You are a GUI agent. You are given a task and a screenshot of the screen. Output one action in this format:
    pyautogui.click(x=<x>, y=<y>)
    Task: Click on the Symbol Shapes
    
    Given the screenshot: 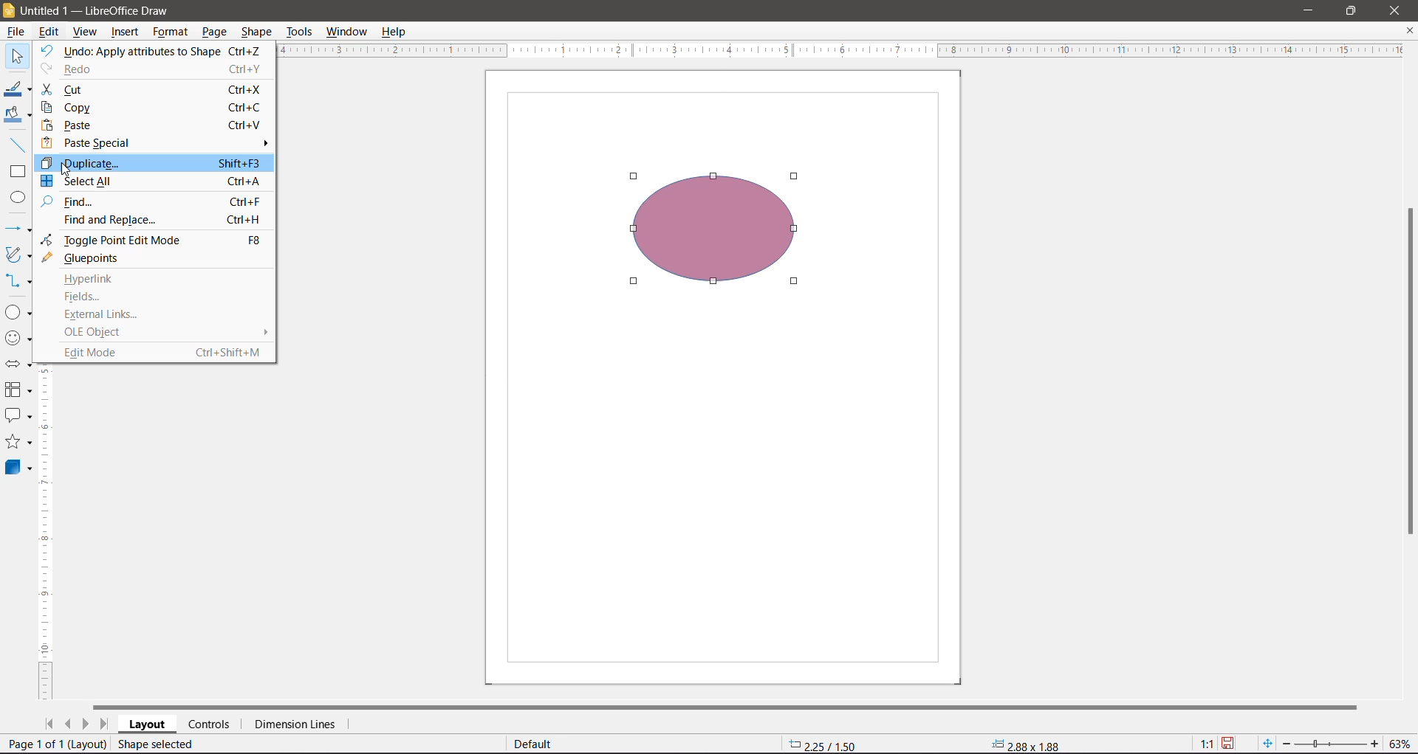 What is the action you would take?
    pyautogui.click(x=21, y=340)
    